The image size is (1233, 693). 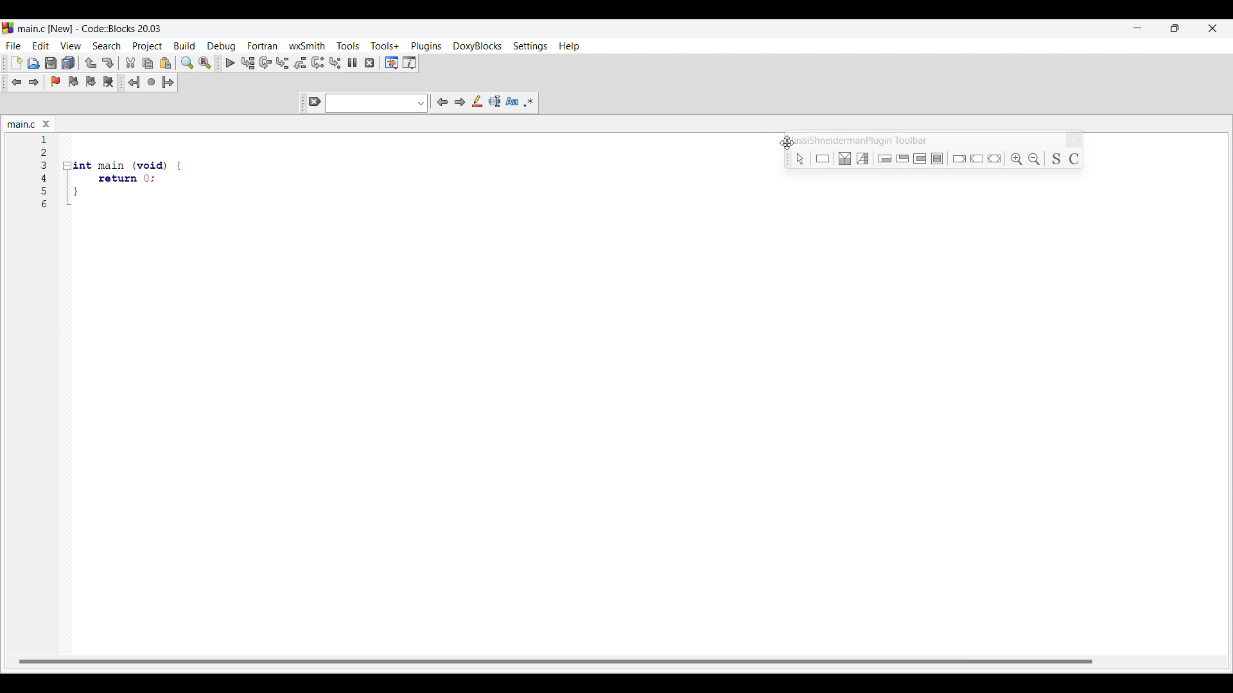 I want to click on , so click(x=903, y=159).